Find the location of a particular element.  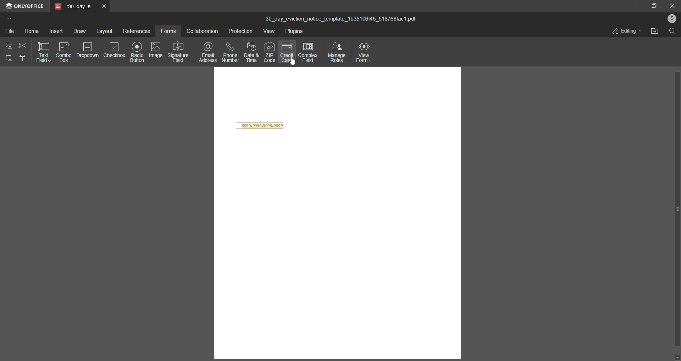

dropdown is located at coordinates (88, 50).